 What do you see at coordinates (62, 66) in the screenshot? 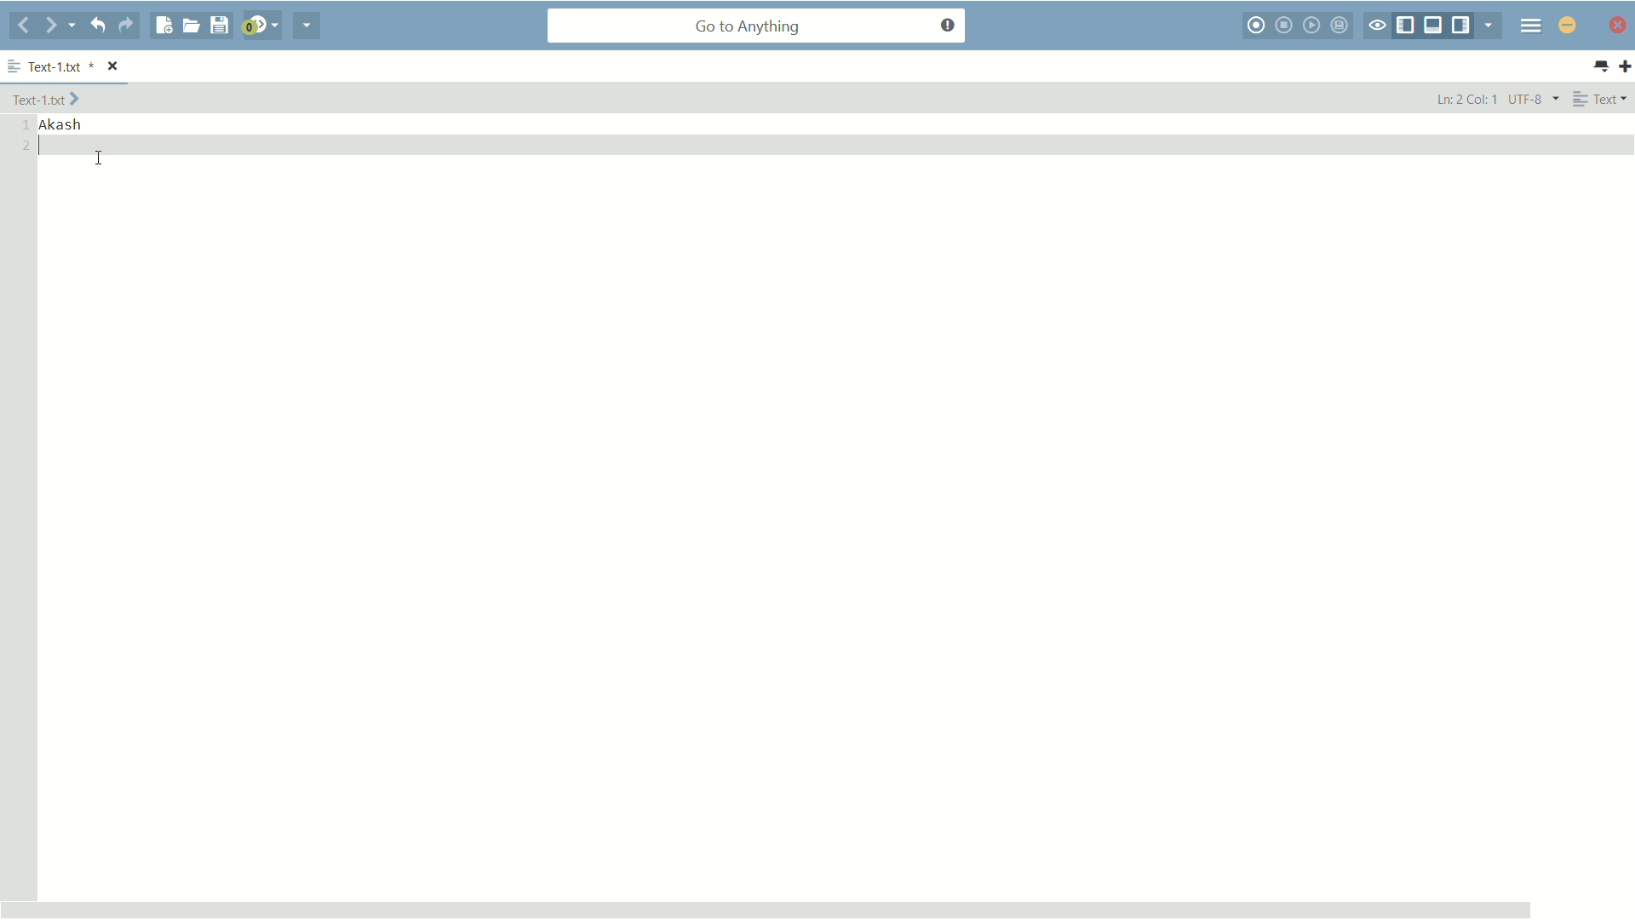
I see `Text-1.txt` at bounding box center [62, 66].